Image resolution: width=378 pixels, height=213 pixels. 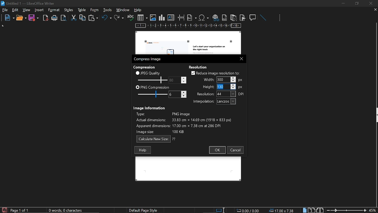 What do you see at coordinates (81, 10) in the screenshot?
I see `styles` at bounding box center [81, 10].